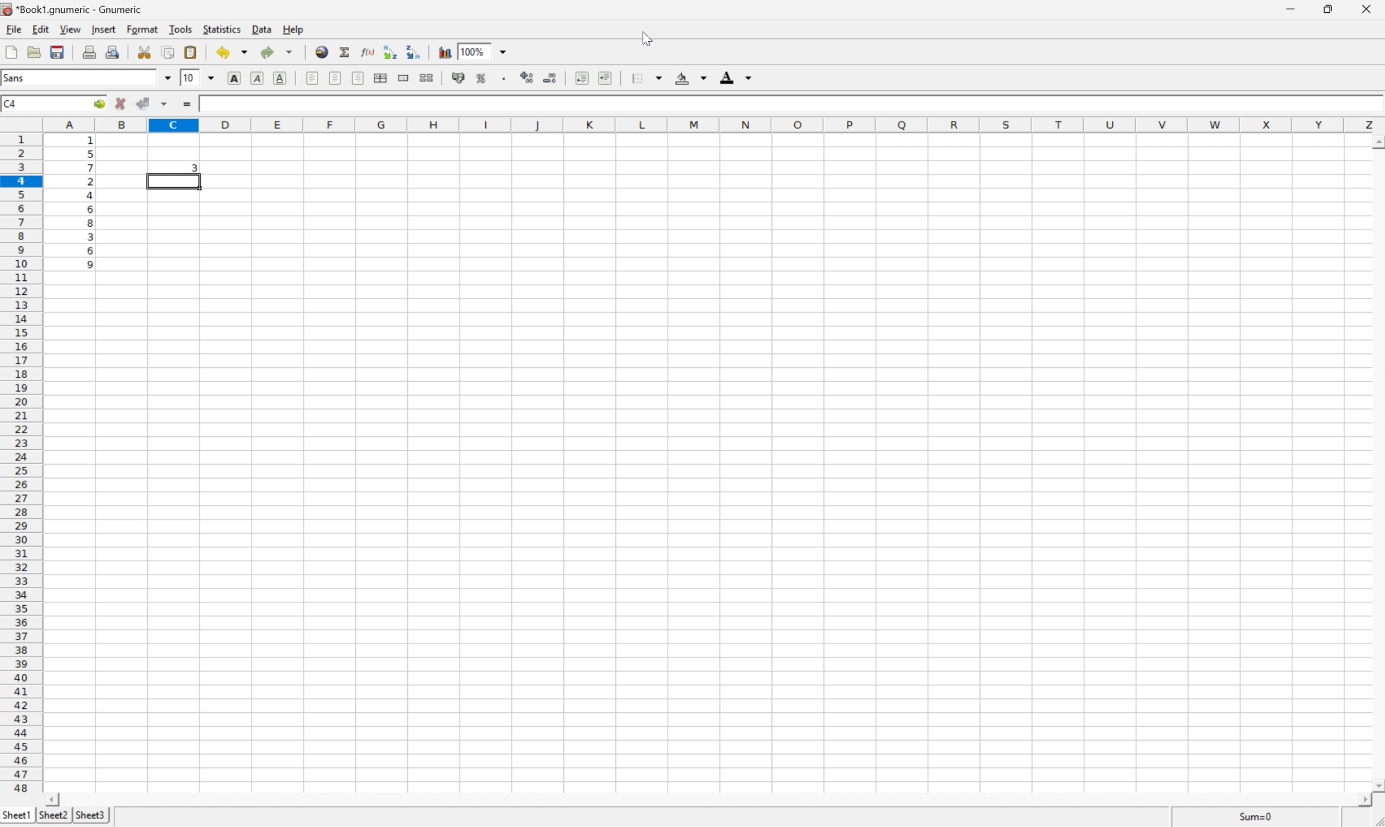  I want to click on restore down, so click(1330, 9).